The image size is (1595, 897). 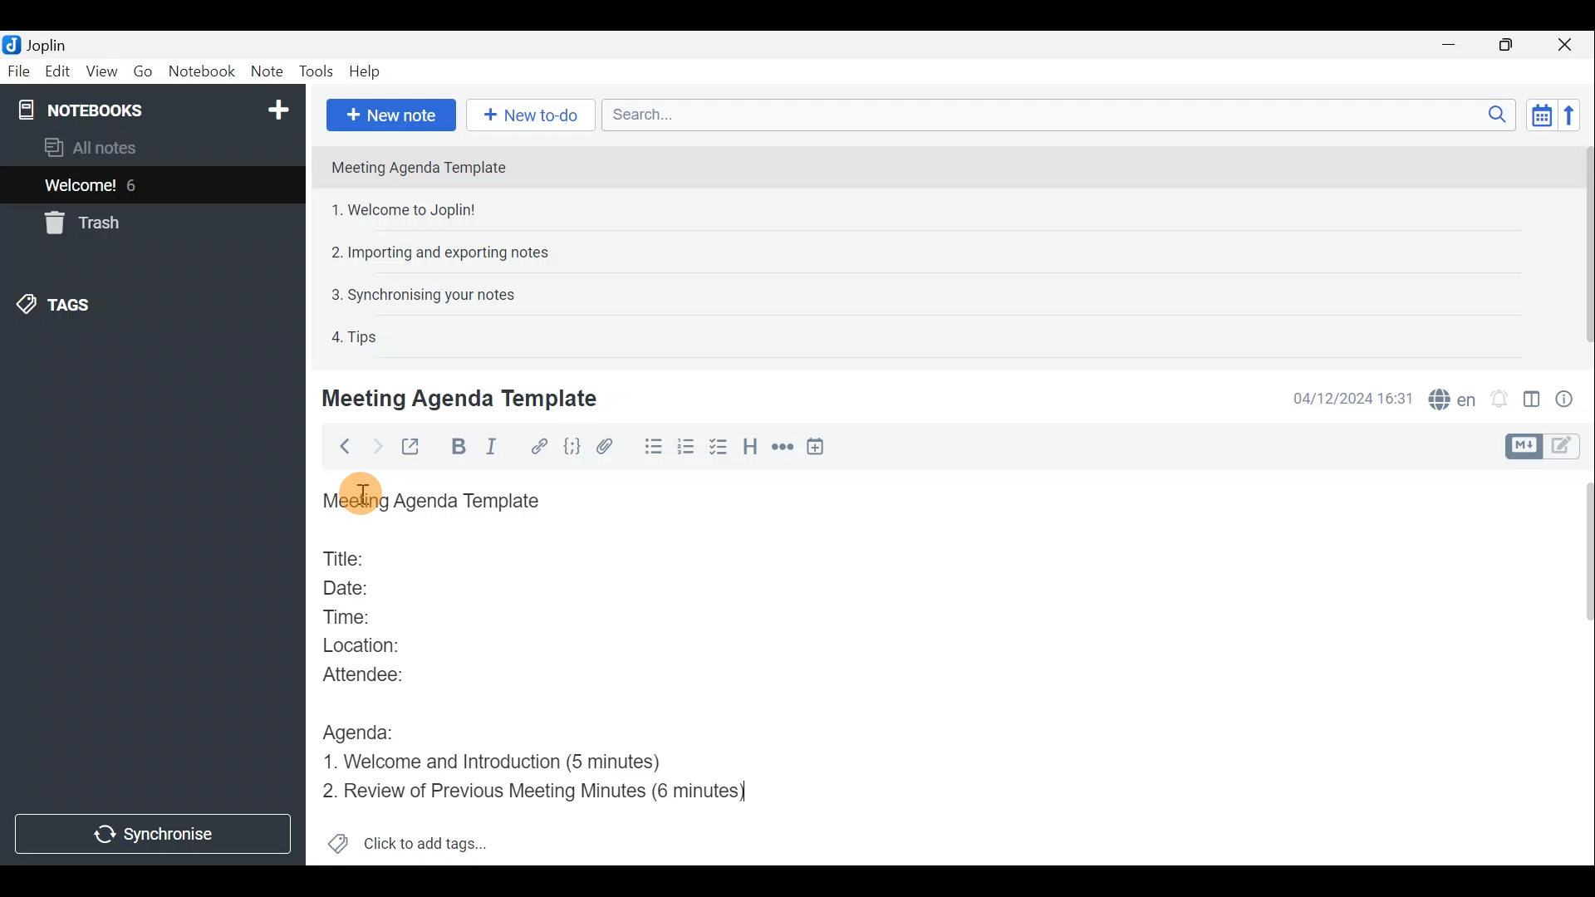 I want to click on Horizontal rule, so click(x=784, y=450).